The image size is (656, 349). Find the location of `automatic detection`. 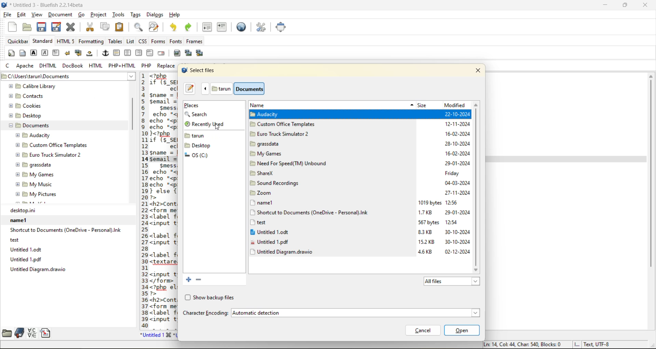

automatic detection is located at coordinates (354, 313).